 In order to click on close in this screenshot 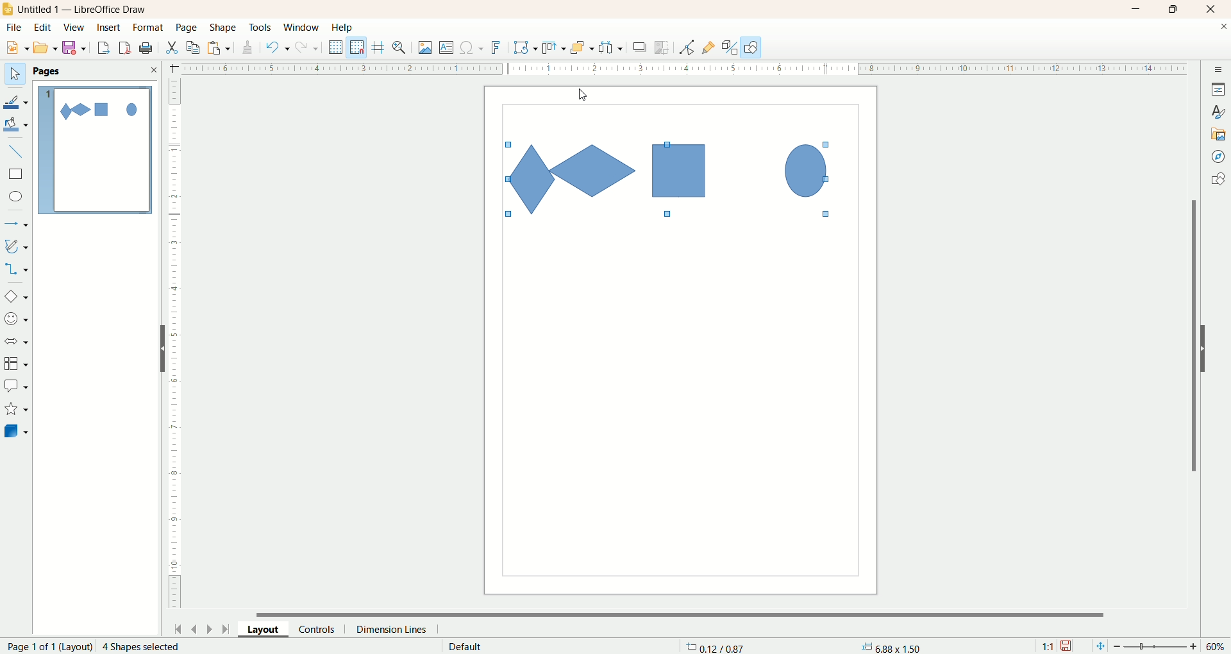, I will do `click(153, 70)`.